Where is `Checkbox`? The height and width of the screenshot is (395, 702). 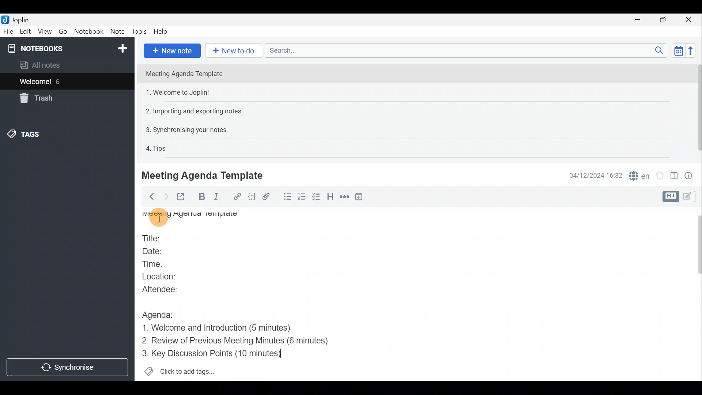
Checkbox is located at coordinates (315, 197).